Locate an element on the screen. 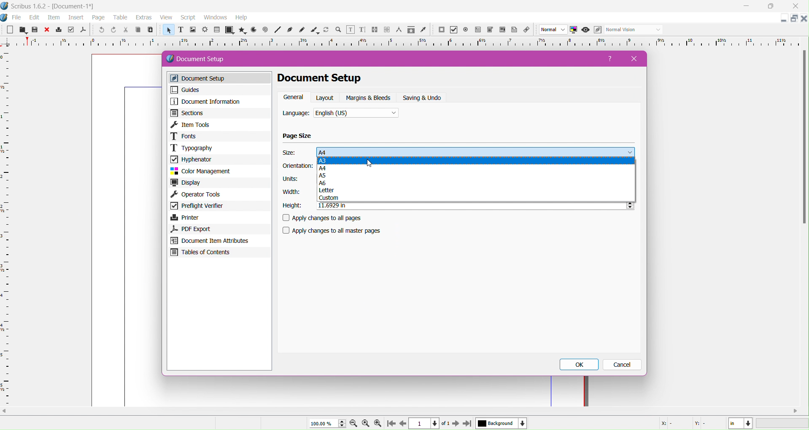 The width and height of the screenshot is (809, 430). unlink text frames is located at coordinates (387, 30).